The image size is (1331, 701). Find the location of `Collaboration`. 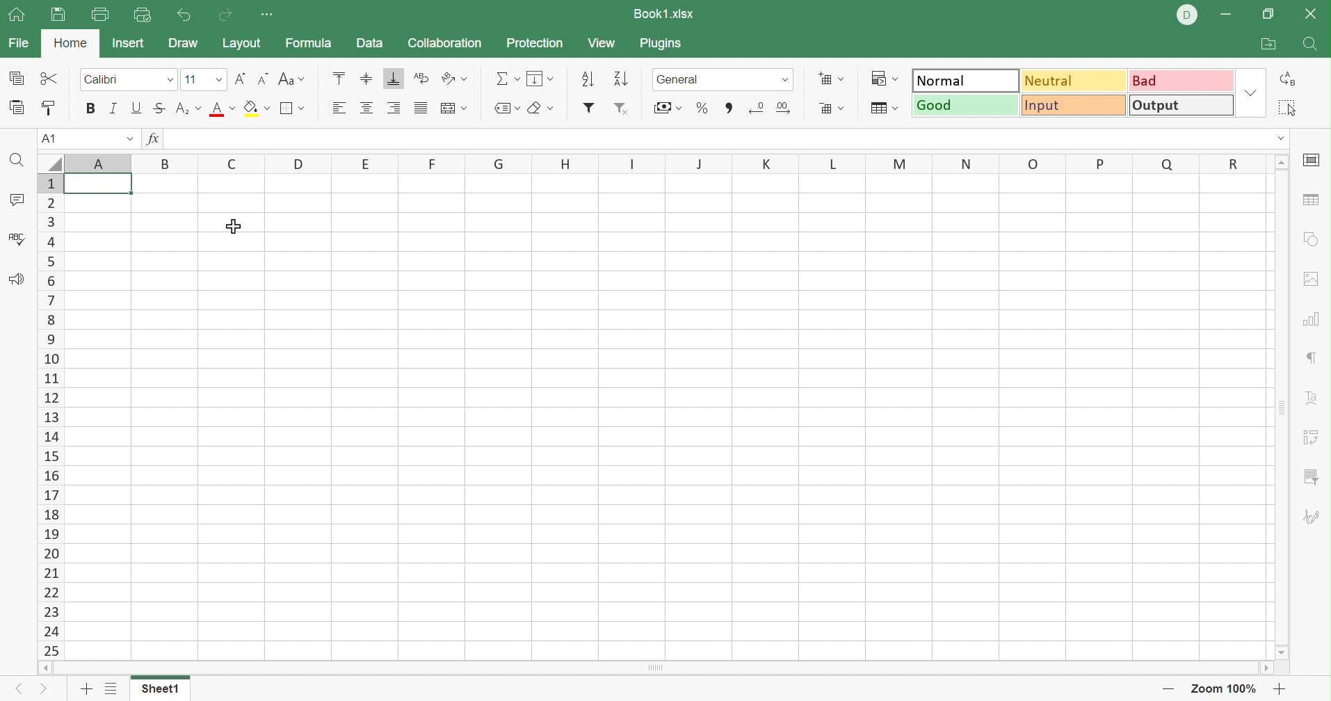

Collaboration is located at coordinates (445, 42).